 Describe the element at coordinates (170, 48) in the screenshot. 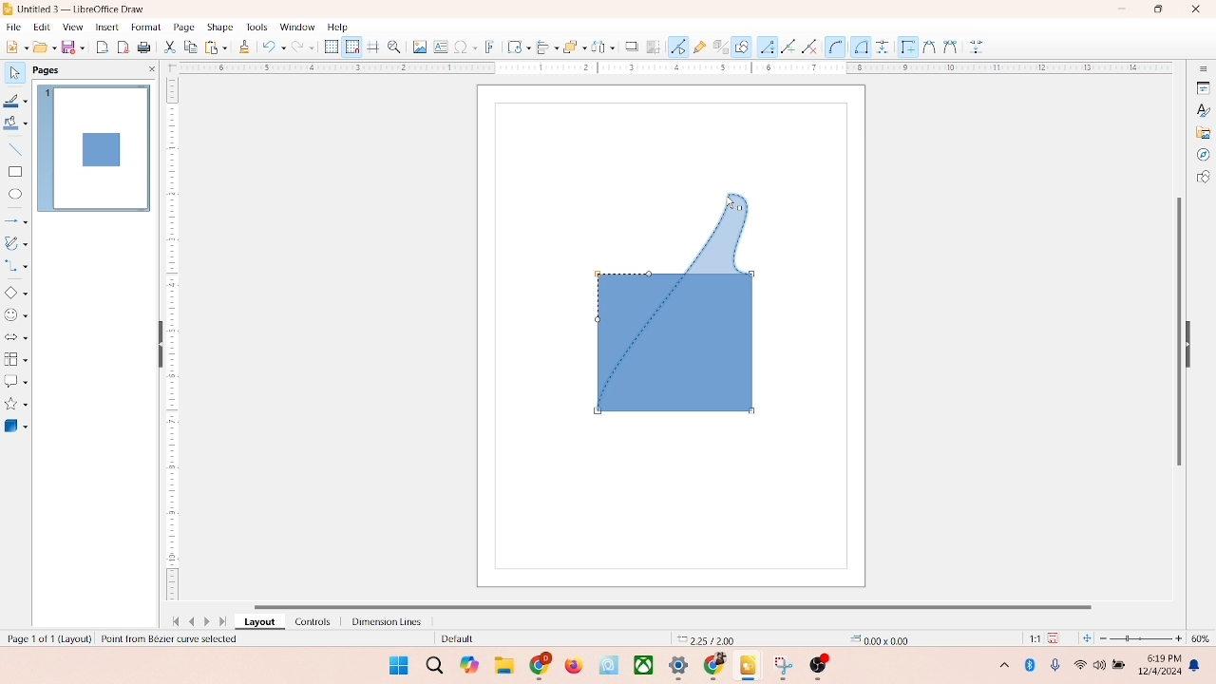

I see `cut` at that location.